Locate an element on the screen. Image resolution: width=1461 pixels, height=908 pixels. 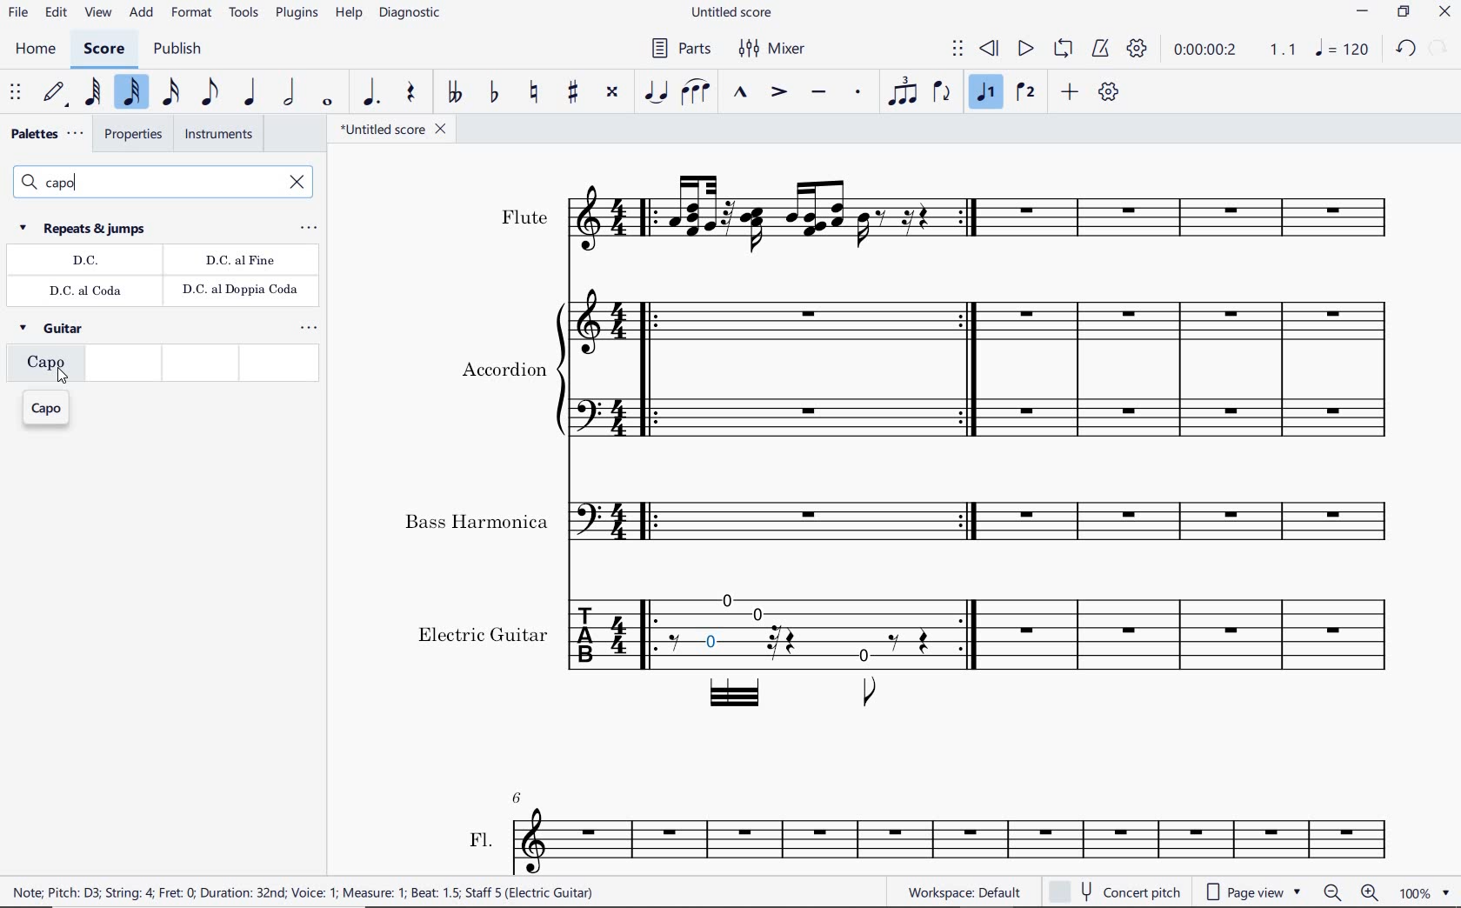
voice1 is located at coordinates (986, 91).